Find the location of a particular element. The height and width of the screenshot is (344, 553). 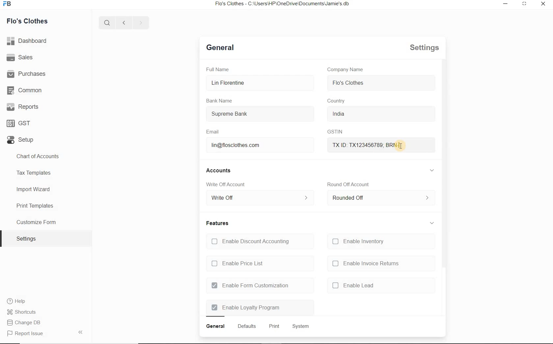

system is located at coordinates (300, 326).